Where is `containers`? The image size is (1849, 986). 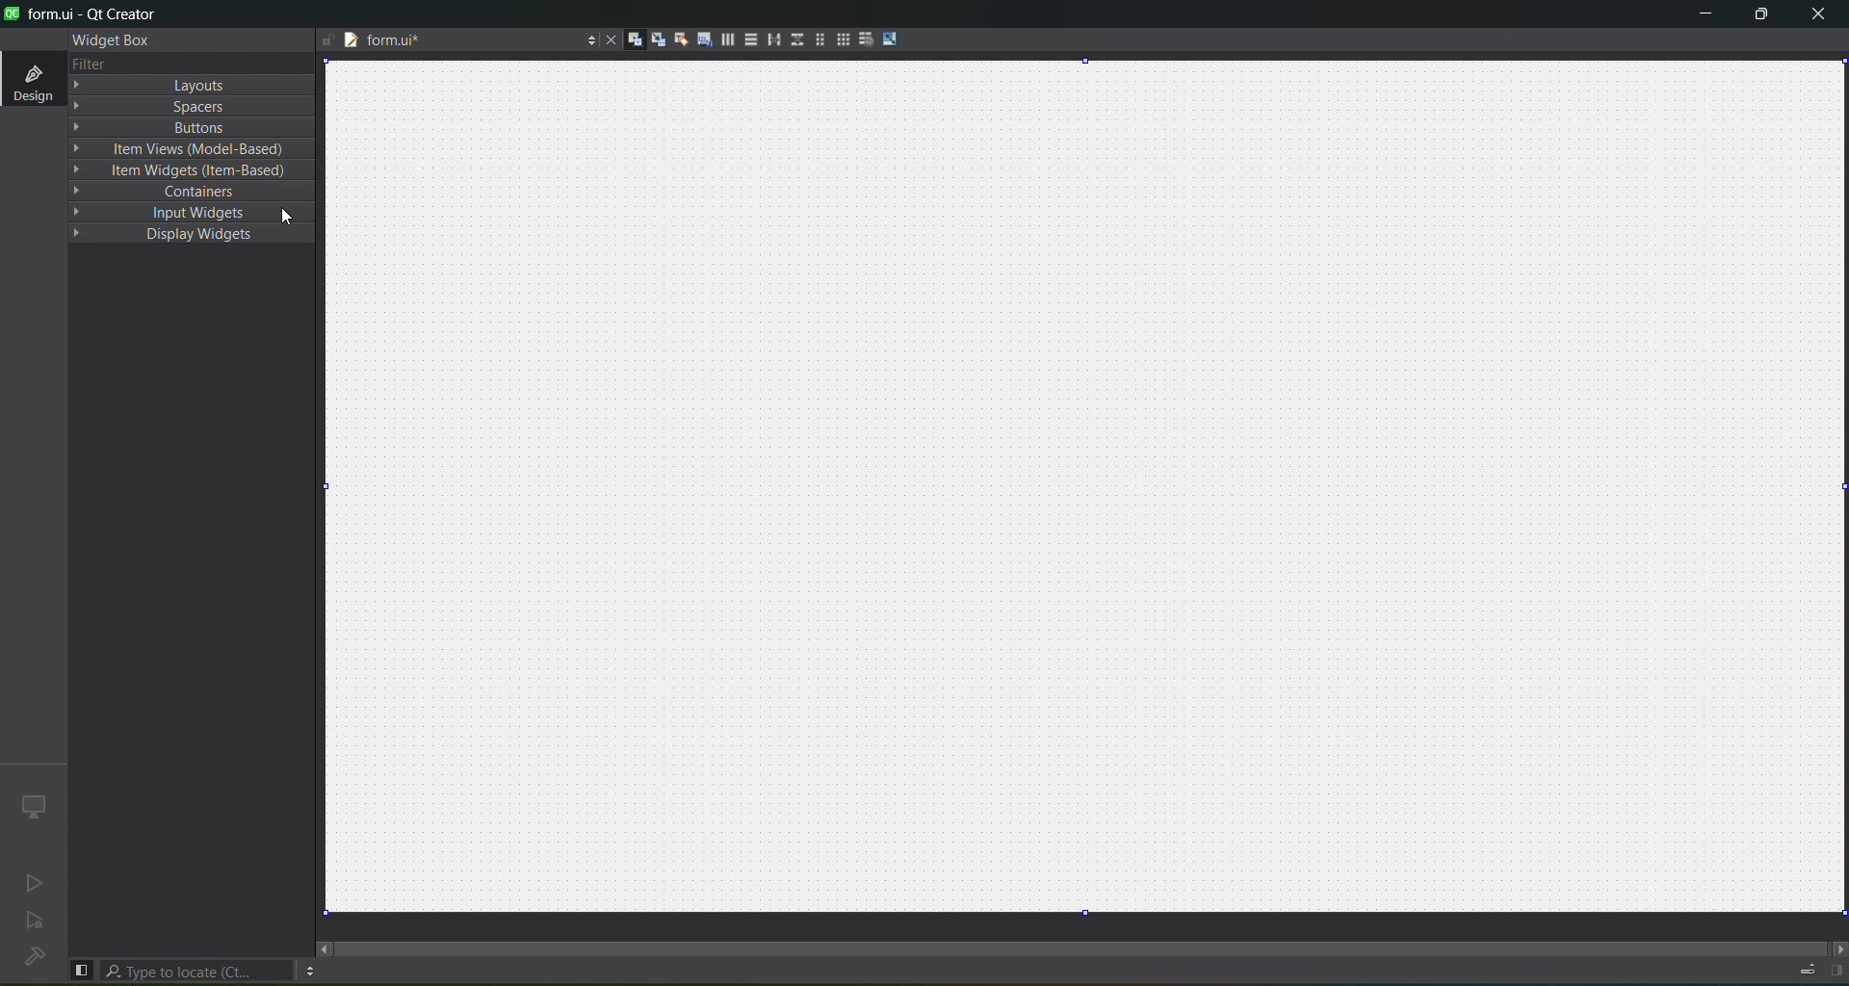
containers is located at coordinates (172, 192).